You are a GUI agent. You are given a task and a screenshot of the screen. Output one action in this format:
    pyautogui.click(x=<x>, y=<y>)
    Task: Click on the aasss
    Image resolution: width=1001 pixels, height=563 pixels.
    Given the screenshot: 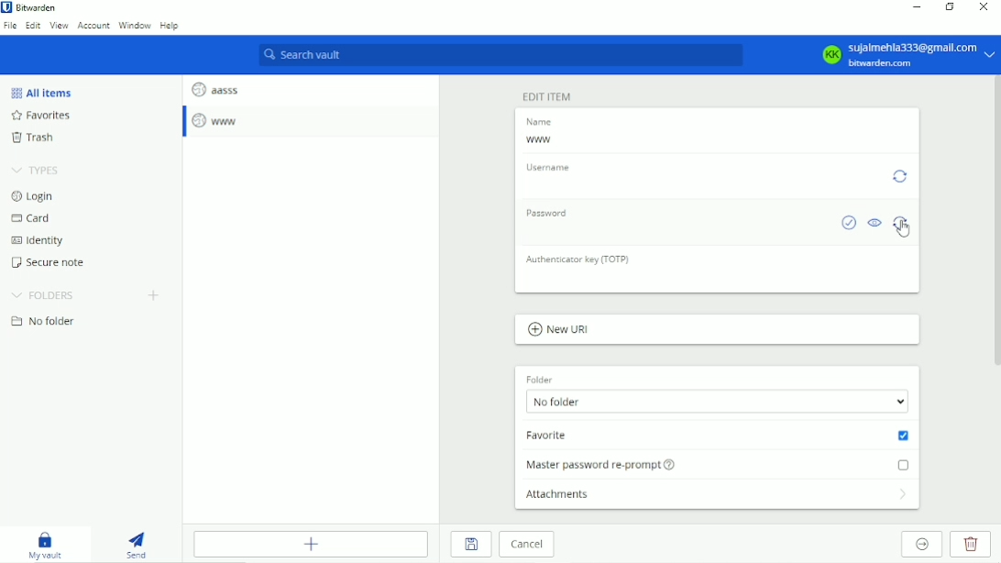 What is the action you would take?
    pyautogui.click(x=214, y=87)
    